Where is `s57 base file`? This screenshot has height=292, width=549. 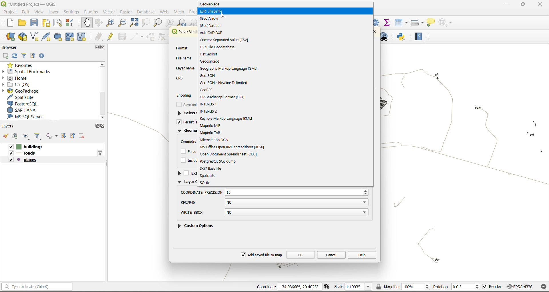
s57 base file is located at coordinates (211, 168).